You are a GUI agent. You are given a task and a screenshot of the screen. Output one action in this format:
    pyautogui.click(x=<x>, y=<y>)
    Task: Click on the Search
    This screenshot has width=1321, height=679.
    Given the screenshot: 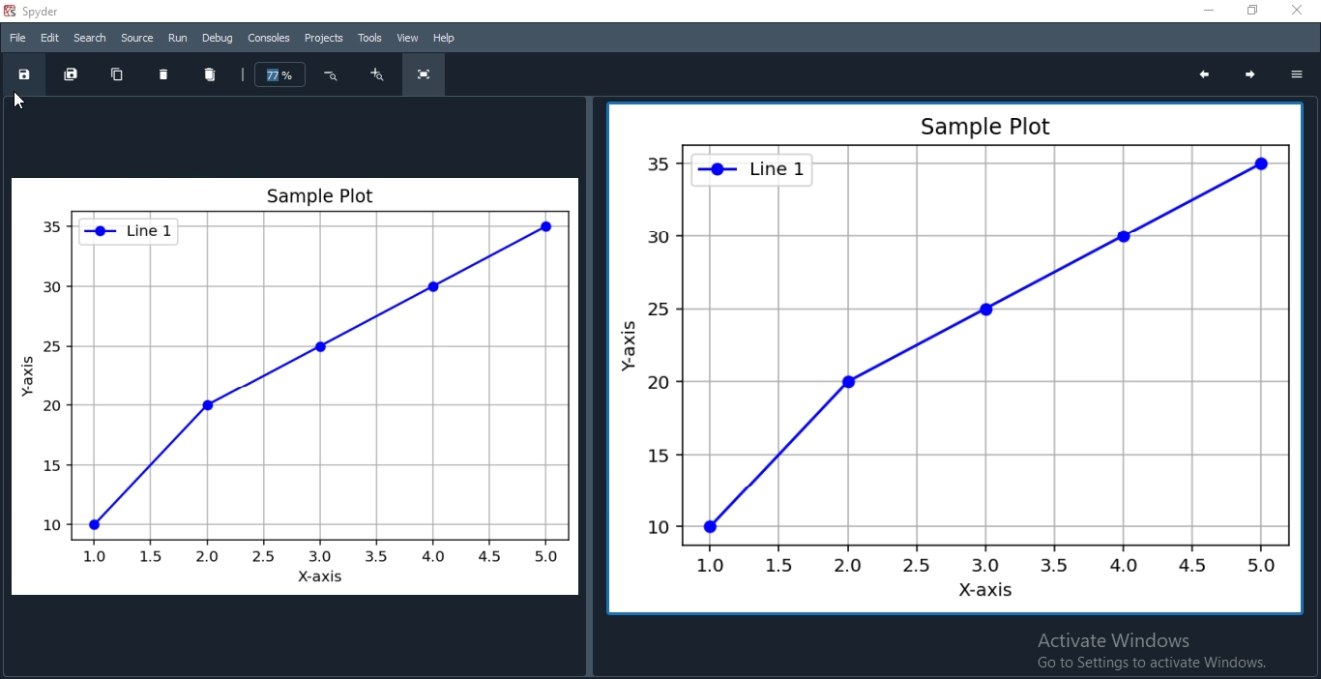 What is the action you would take?
    pyautogui.click(x=90, y=37)
    